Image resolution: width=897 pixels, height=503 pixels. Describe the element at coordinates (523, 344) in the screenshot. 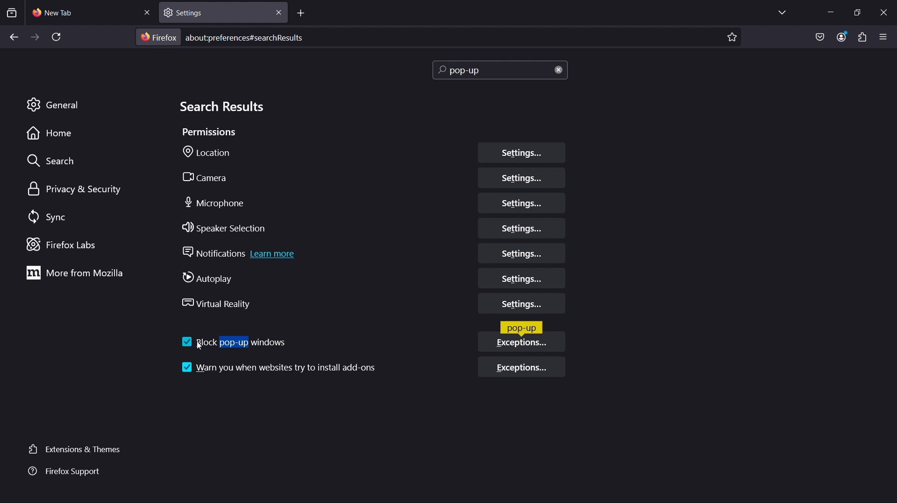

I see `Exceptions (enabled)` at that location.